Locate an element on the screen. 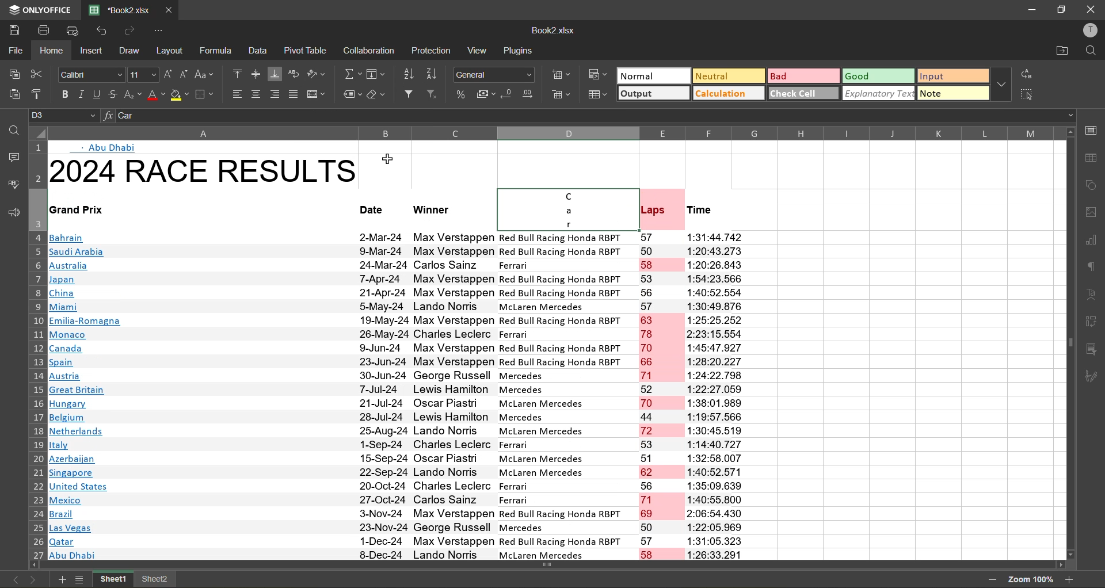 Image resolution: width=1105 pixels, height=588 pixels. fill color is located at coordinates (180, 97).